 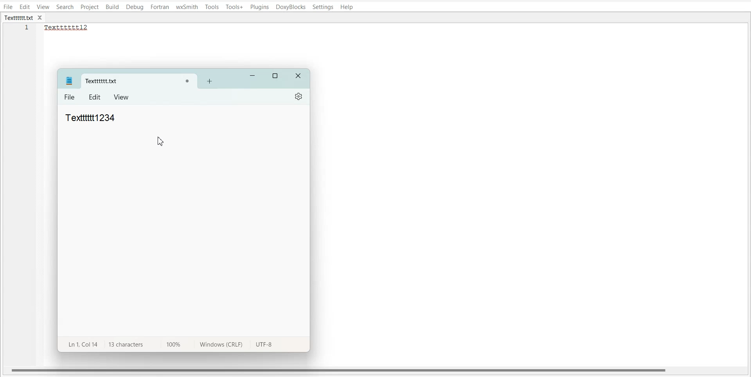 What do you see at coordinates (212, 7) in the screenshot?
I see `Tools` at bounding box center [212, 7].